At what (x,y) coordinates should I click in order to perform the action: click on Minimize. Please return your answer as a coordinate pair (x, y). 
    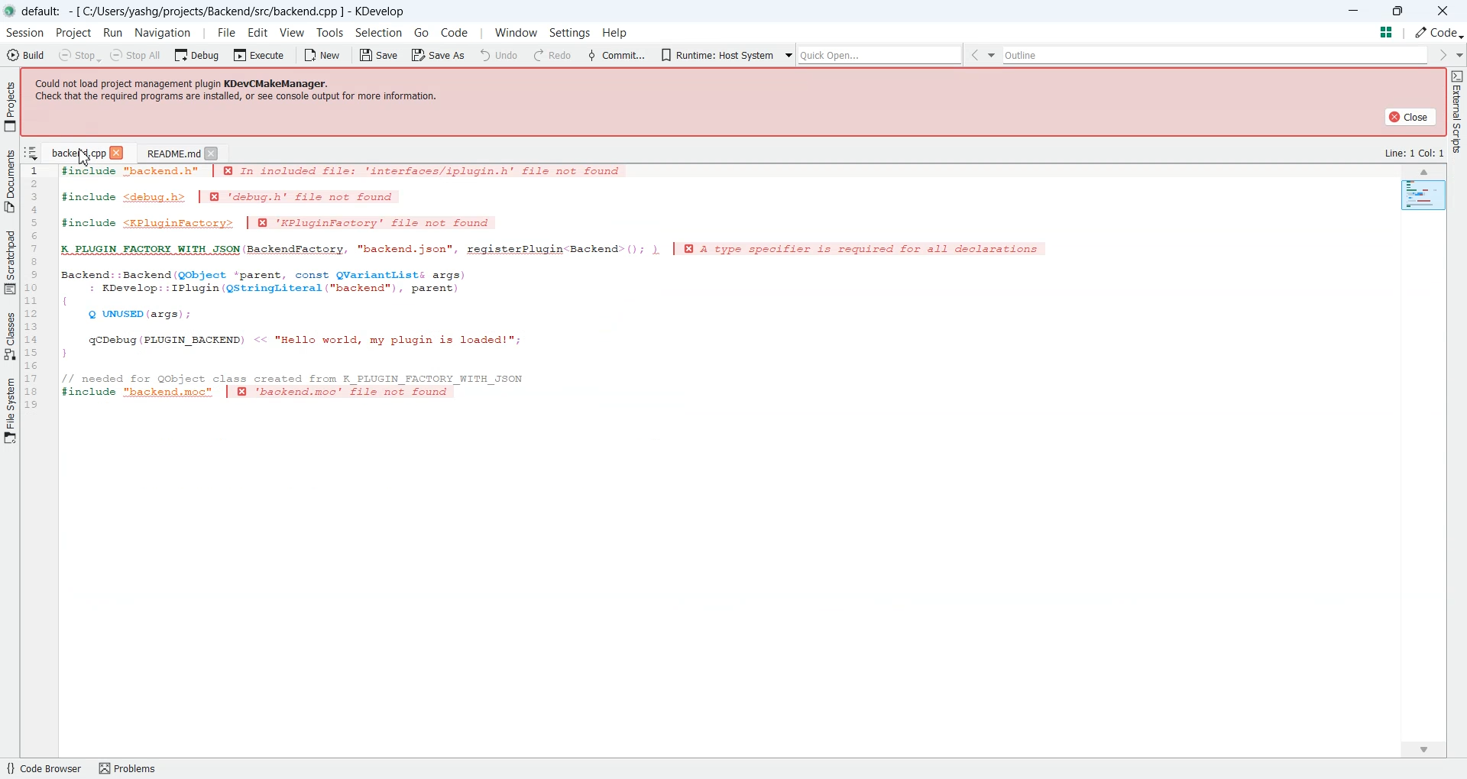
    Looking at the image, I should click on (1355, 11).